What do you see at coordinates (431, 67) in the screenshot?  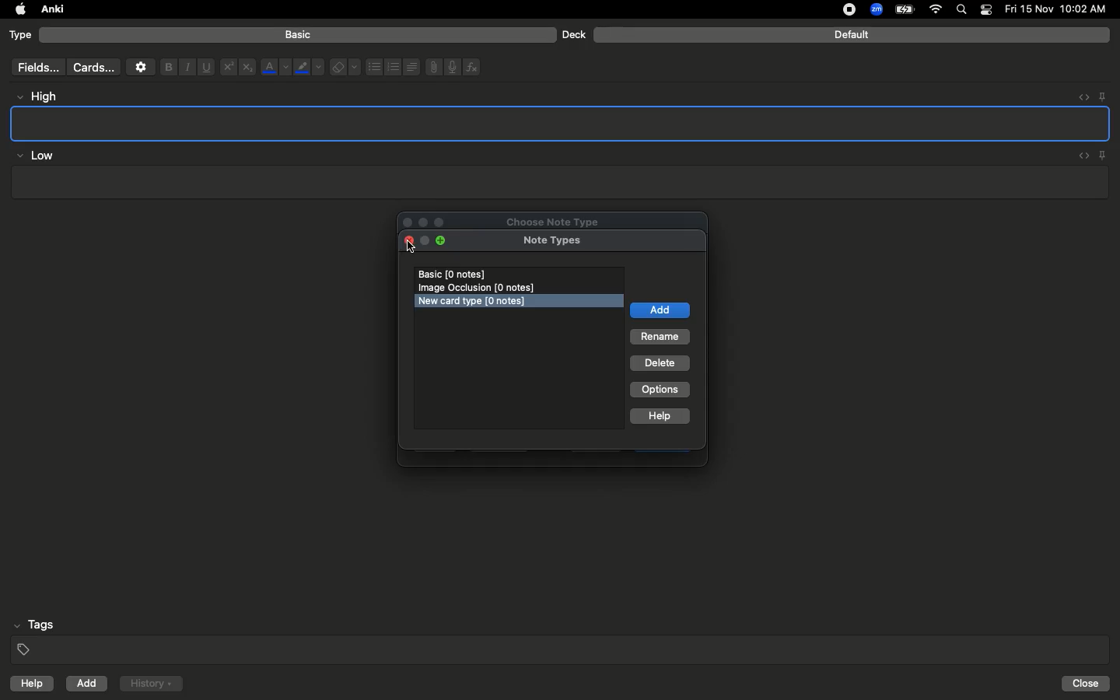 I see `File` at bounding box center [431, 67].